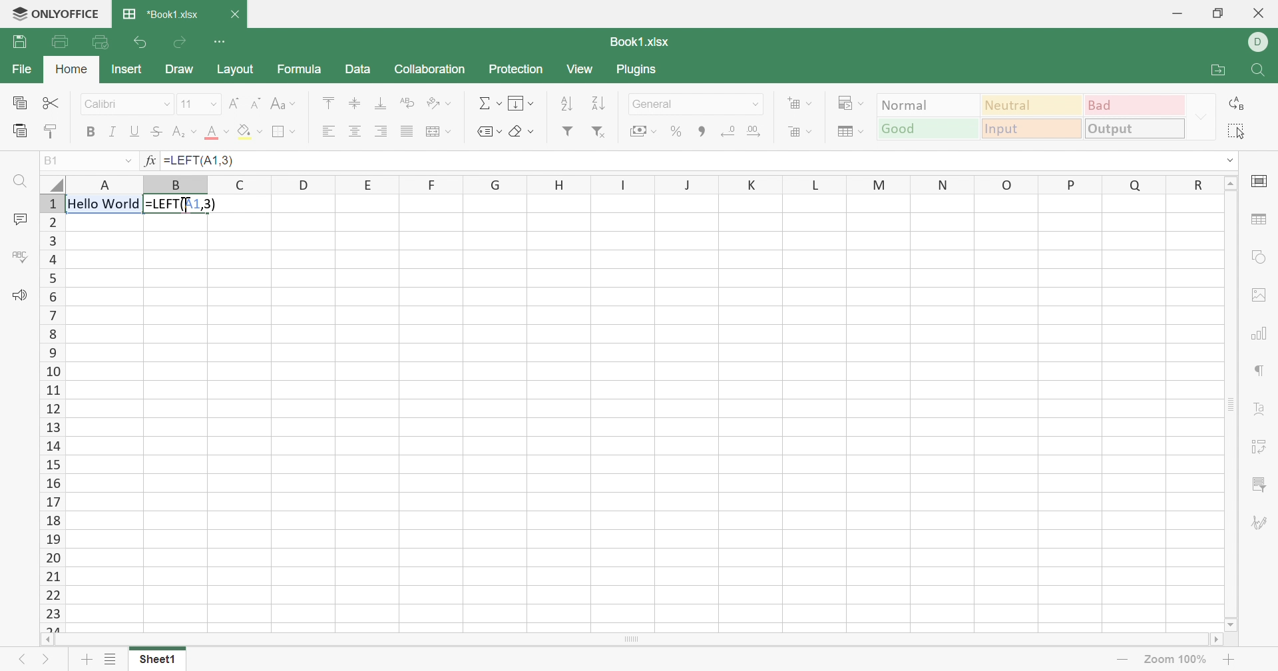  What do you see at coordinates (356, 132) in the screenshot?
I see `Align center` at bounding box center [356, 132].